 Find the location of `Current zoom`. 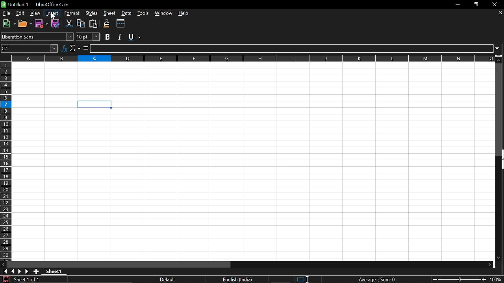

Current zoom is located at coordinates (497, 279).